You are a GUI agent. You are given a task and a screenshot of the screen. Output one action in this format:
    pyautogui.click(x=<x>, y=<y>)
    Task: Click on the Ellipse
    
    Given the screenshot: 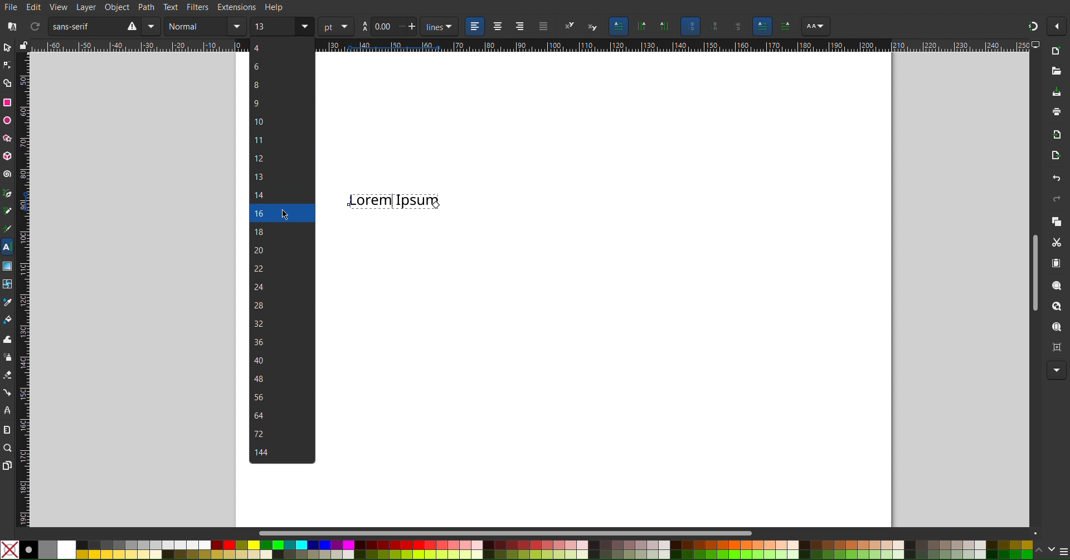 What is the action you would take?
    pyautogui.click(x=8, y=121)
    